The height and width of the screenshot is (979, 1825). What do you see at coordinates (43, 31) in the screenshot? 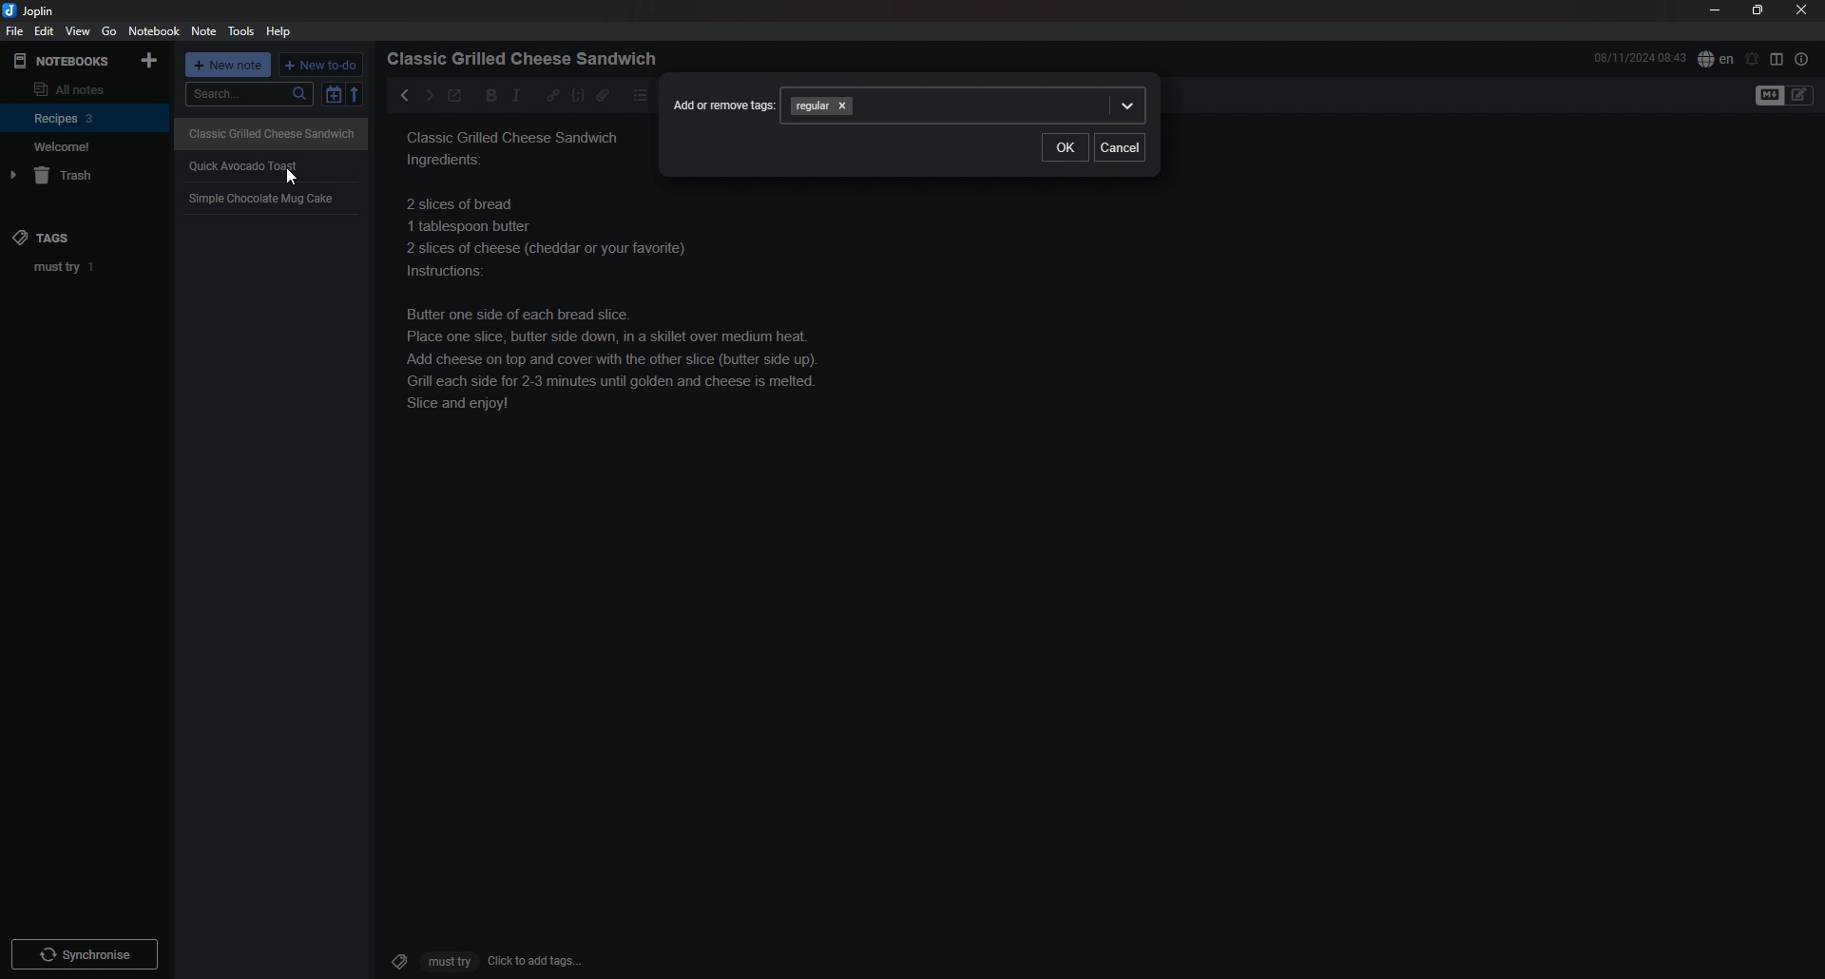
I see `edit` at bounding box center [43, 31].